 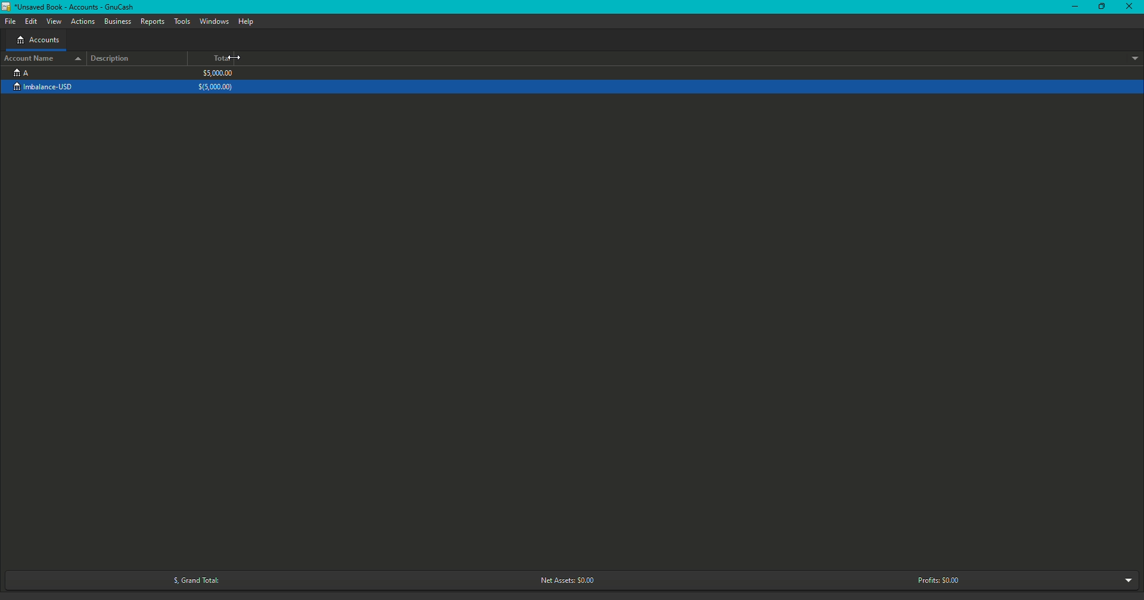 What do you see at coordinates (1101, 7) in the screenshot?
I see `Restore` at bounding box center [1101, 7].